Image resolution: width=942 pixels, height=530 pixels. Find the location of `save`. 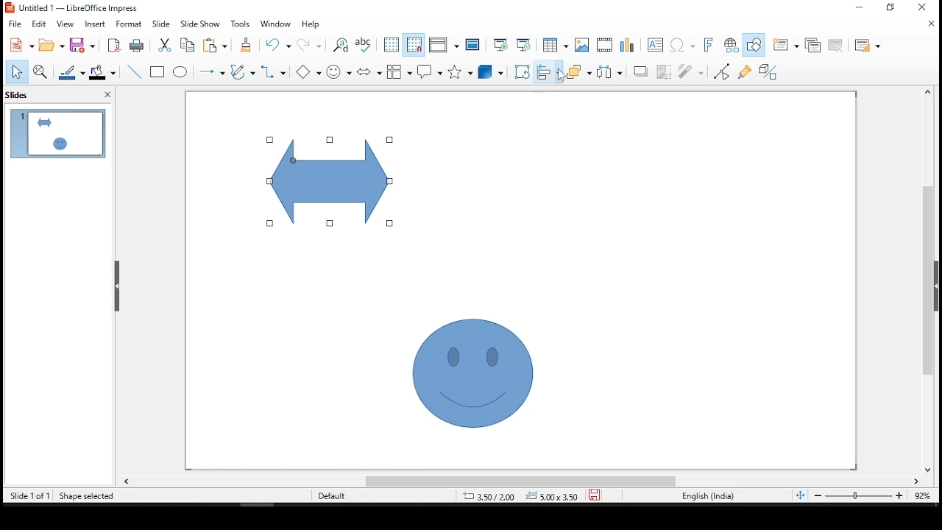

save is located at coordinates (84, 46).